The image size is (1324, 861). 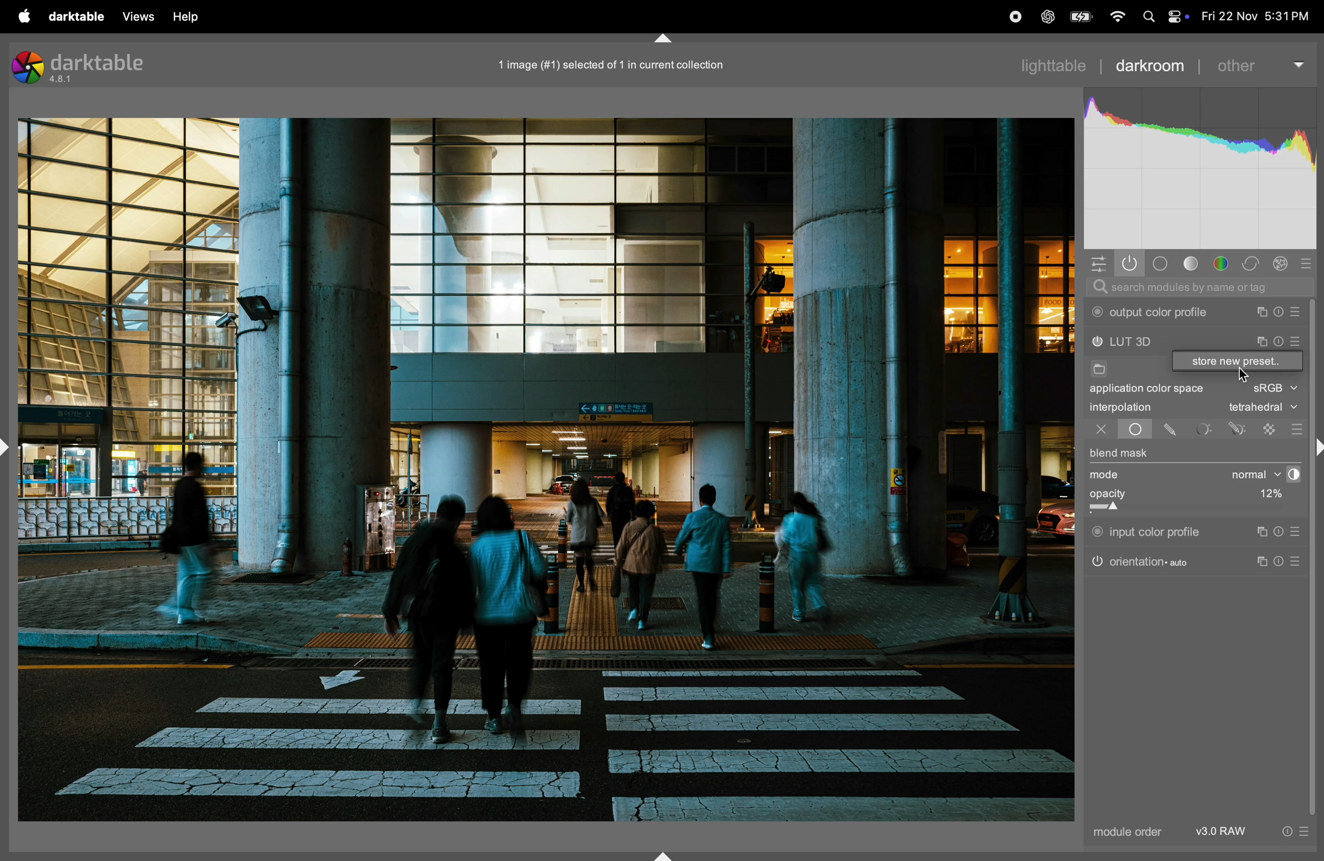 What do you see at coordinates (1251, 834) in the screenshot?
I see `v3.0 raw` at bounding box center [1251, 834].